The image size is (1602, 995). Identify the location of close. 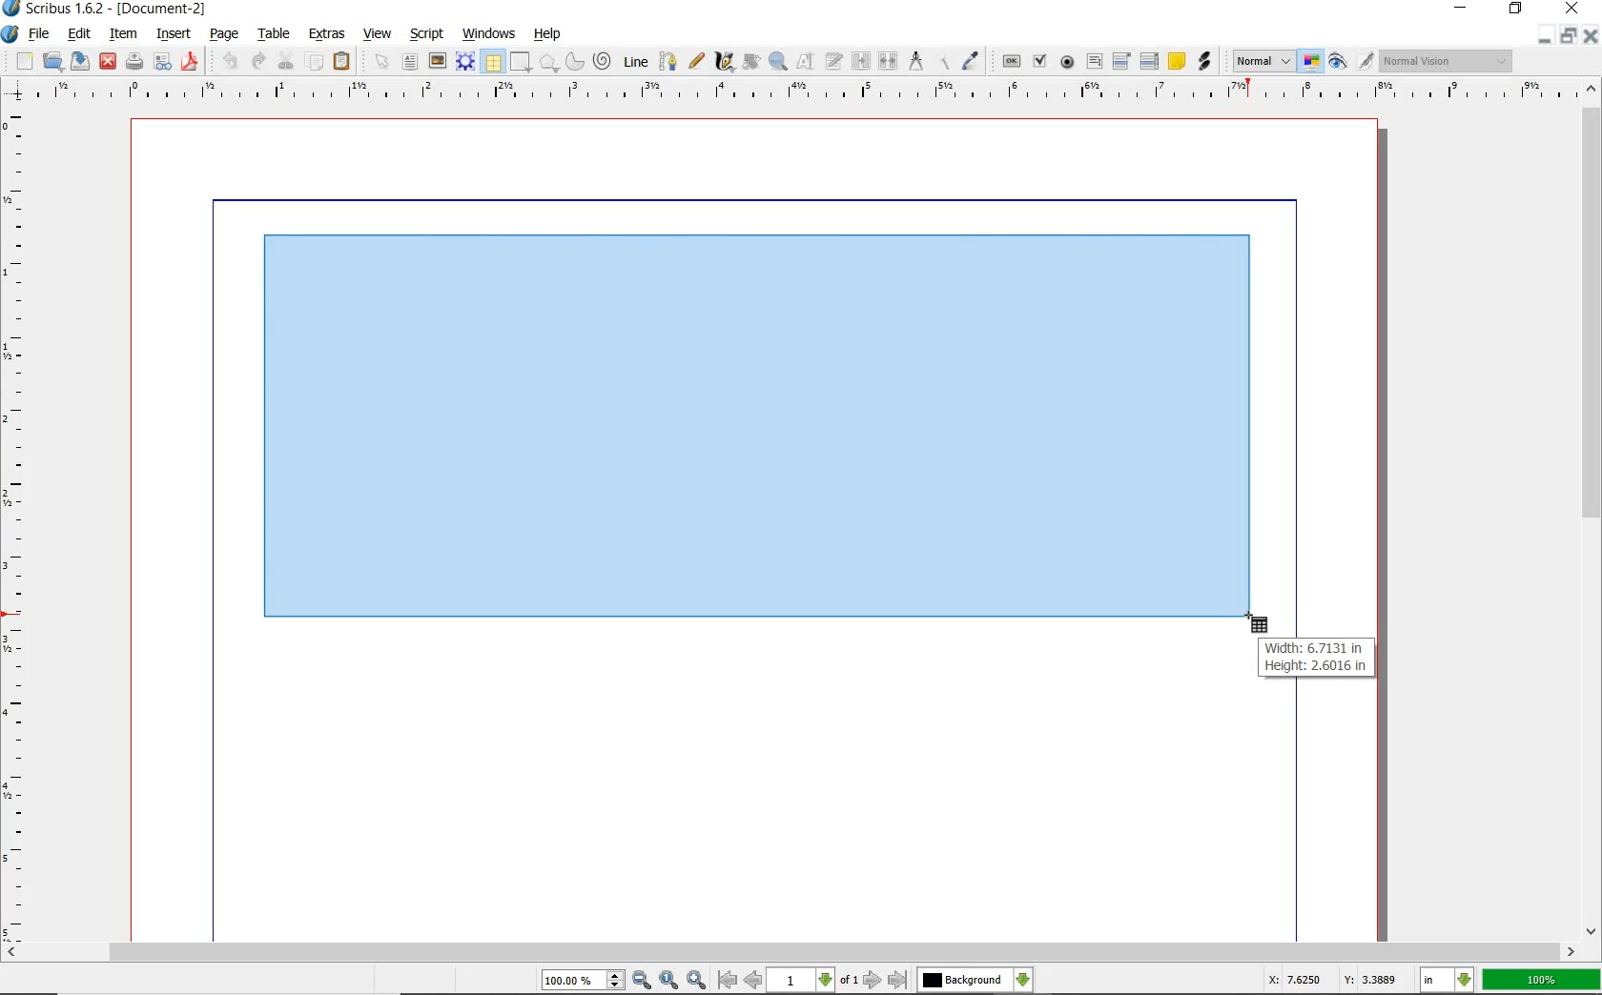
(1592, 36).